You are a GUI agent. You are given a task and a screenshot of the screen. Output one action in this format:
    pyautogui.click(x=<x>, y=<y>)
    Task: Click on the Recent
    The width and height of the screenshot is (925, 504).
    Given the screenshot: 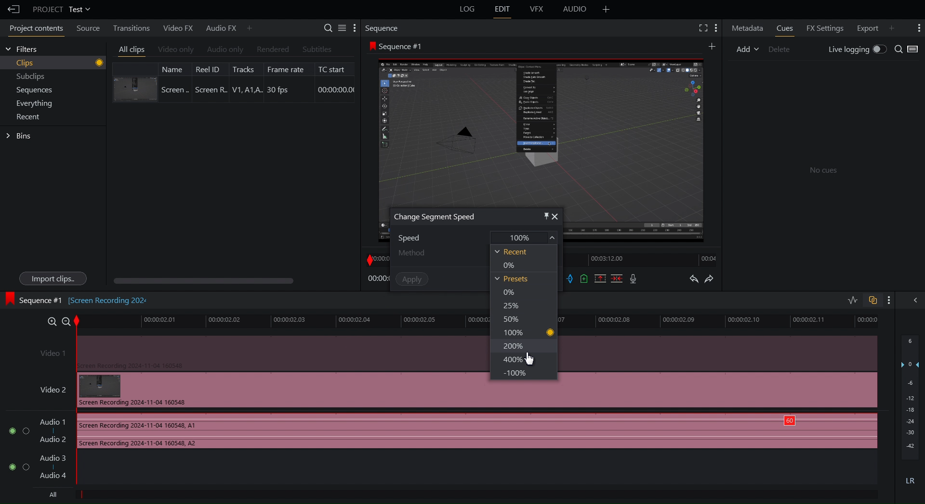 What is the action you would take?
    pyautogui.click(x=30, y=117)
    